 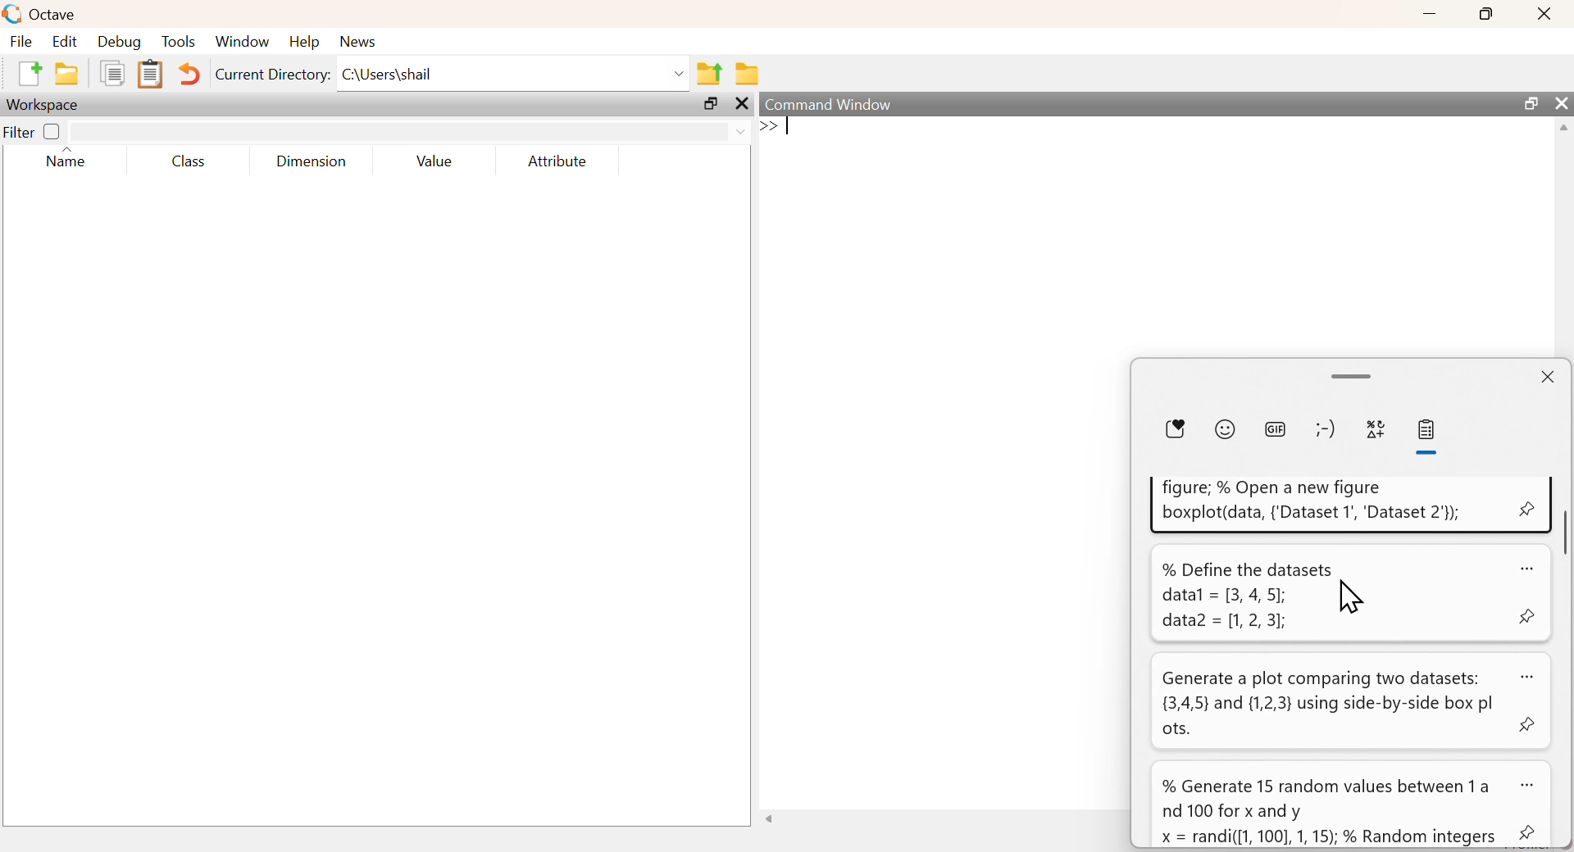 What do you see at coordinates (22, 41) in the screenshot?
I see `File` at bounding box center [22, 41].